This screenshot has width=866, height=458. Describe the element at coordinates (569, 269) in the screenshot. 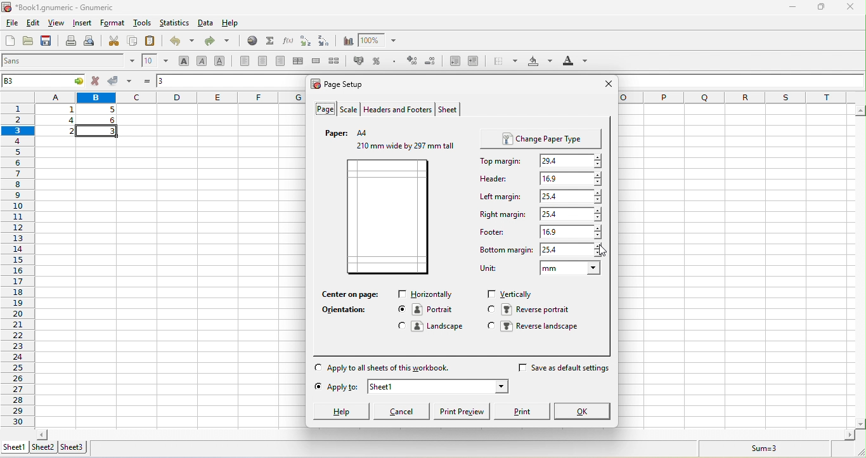

I see `mm` at that location.